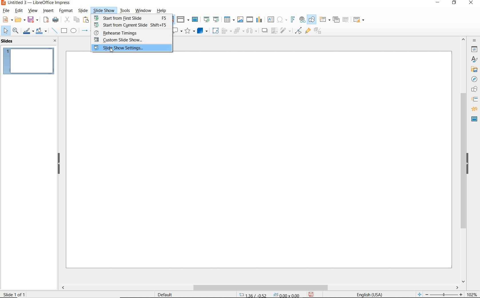 Image resolution: width=480 pixels, height=298 pixels. I want to click on CLOSE, so click(55, 41).